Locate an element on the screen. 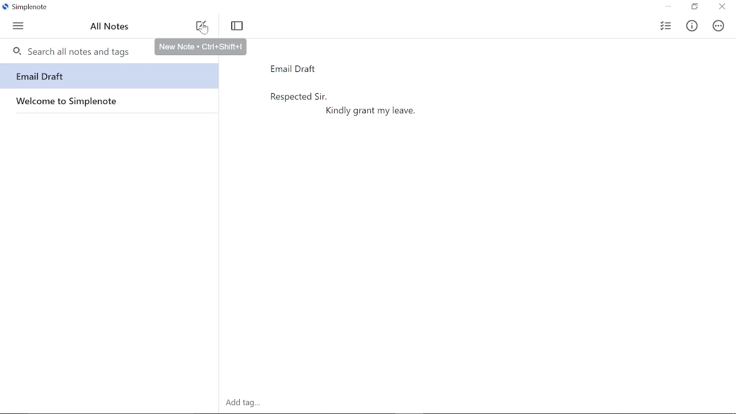  Title of the current note is located at coordinates (371, 70).